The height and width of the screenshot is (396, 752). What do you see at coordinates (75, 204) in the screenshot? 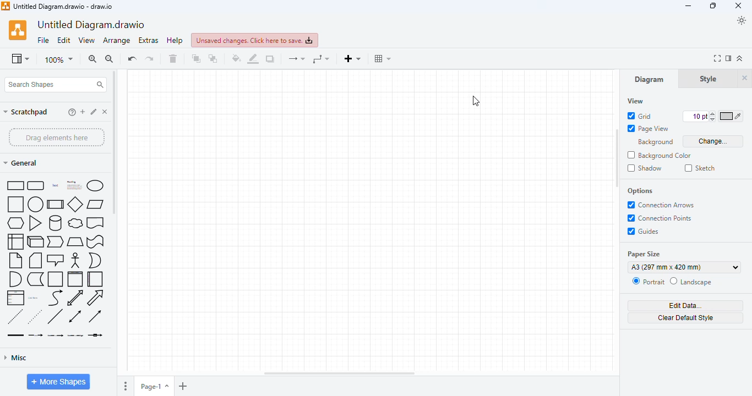
I see `diamond` at bounding box center [75, 204].